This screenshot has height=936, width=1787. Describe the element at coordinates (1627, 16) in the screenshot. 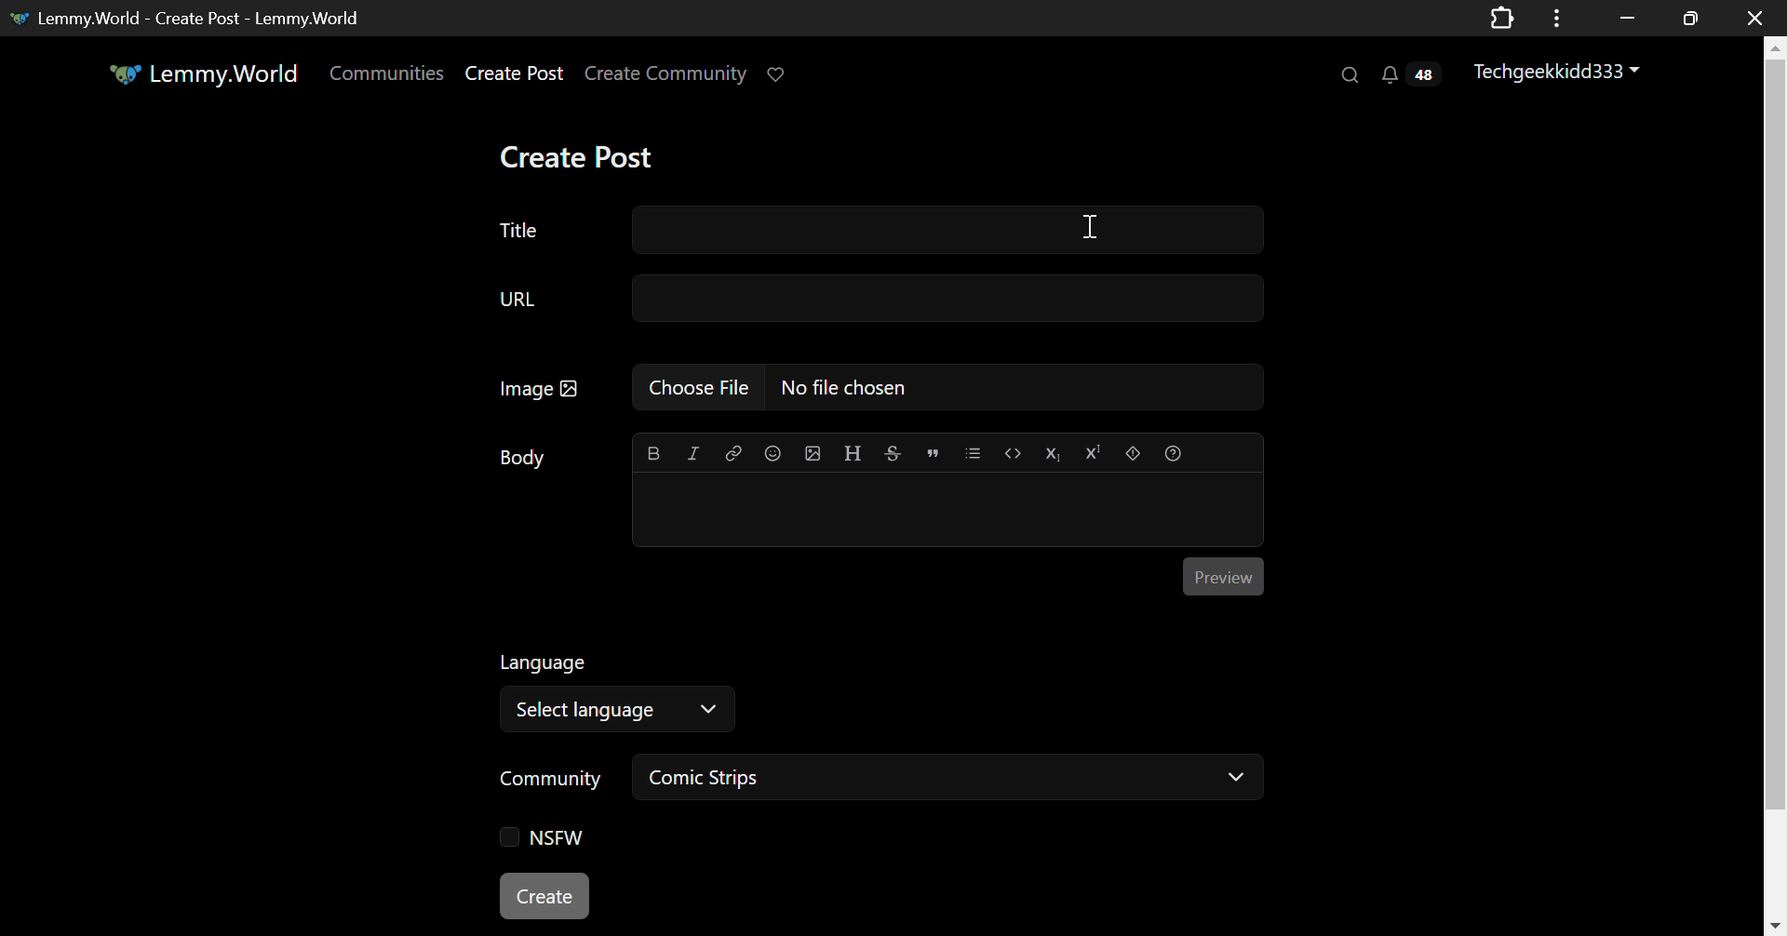

I see `Restore Down` at that location.